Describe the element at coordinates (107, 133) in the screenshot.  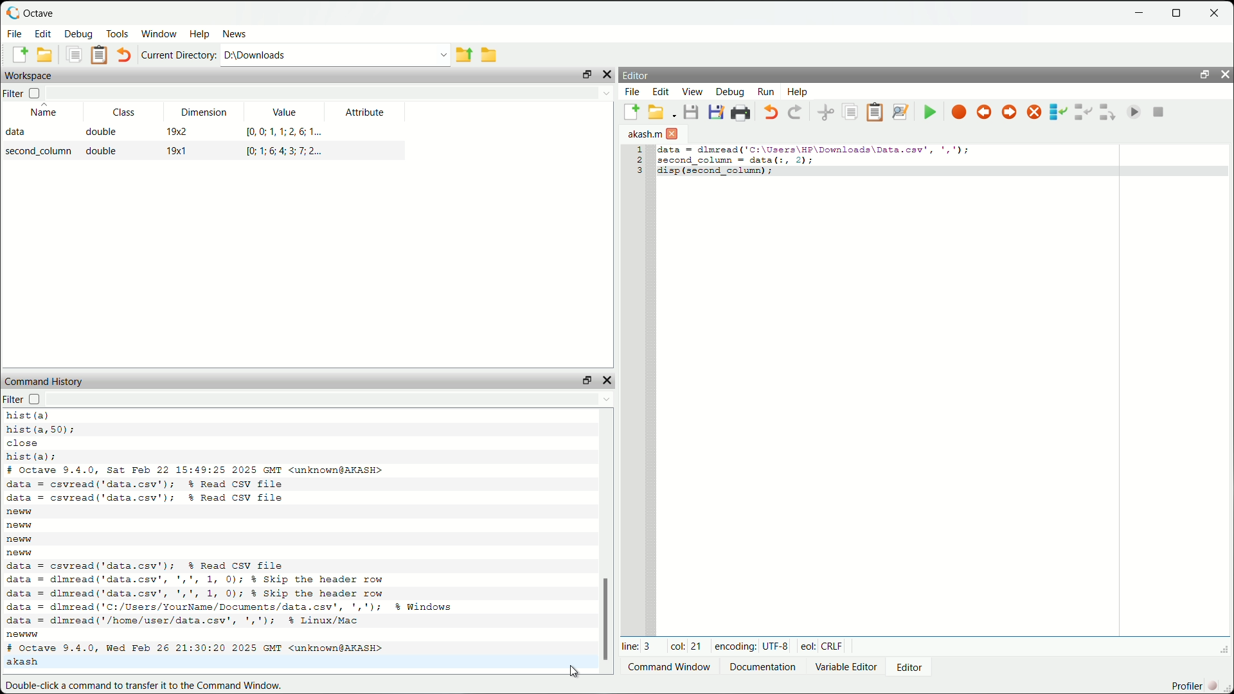
I see `double` at that location.